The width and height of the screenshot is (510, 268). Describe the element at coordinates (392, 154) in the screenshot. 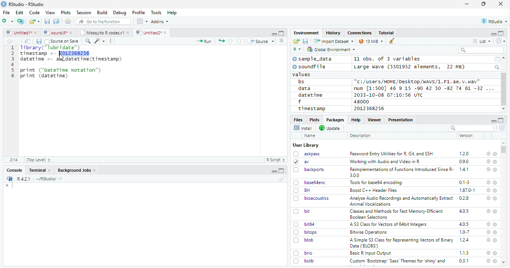

I see `Password Entry Utilities for R, Git, and SSH` at that location.